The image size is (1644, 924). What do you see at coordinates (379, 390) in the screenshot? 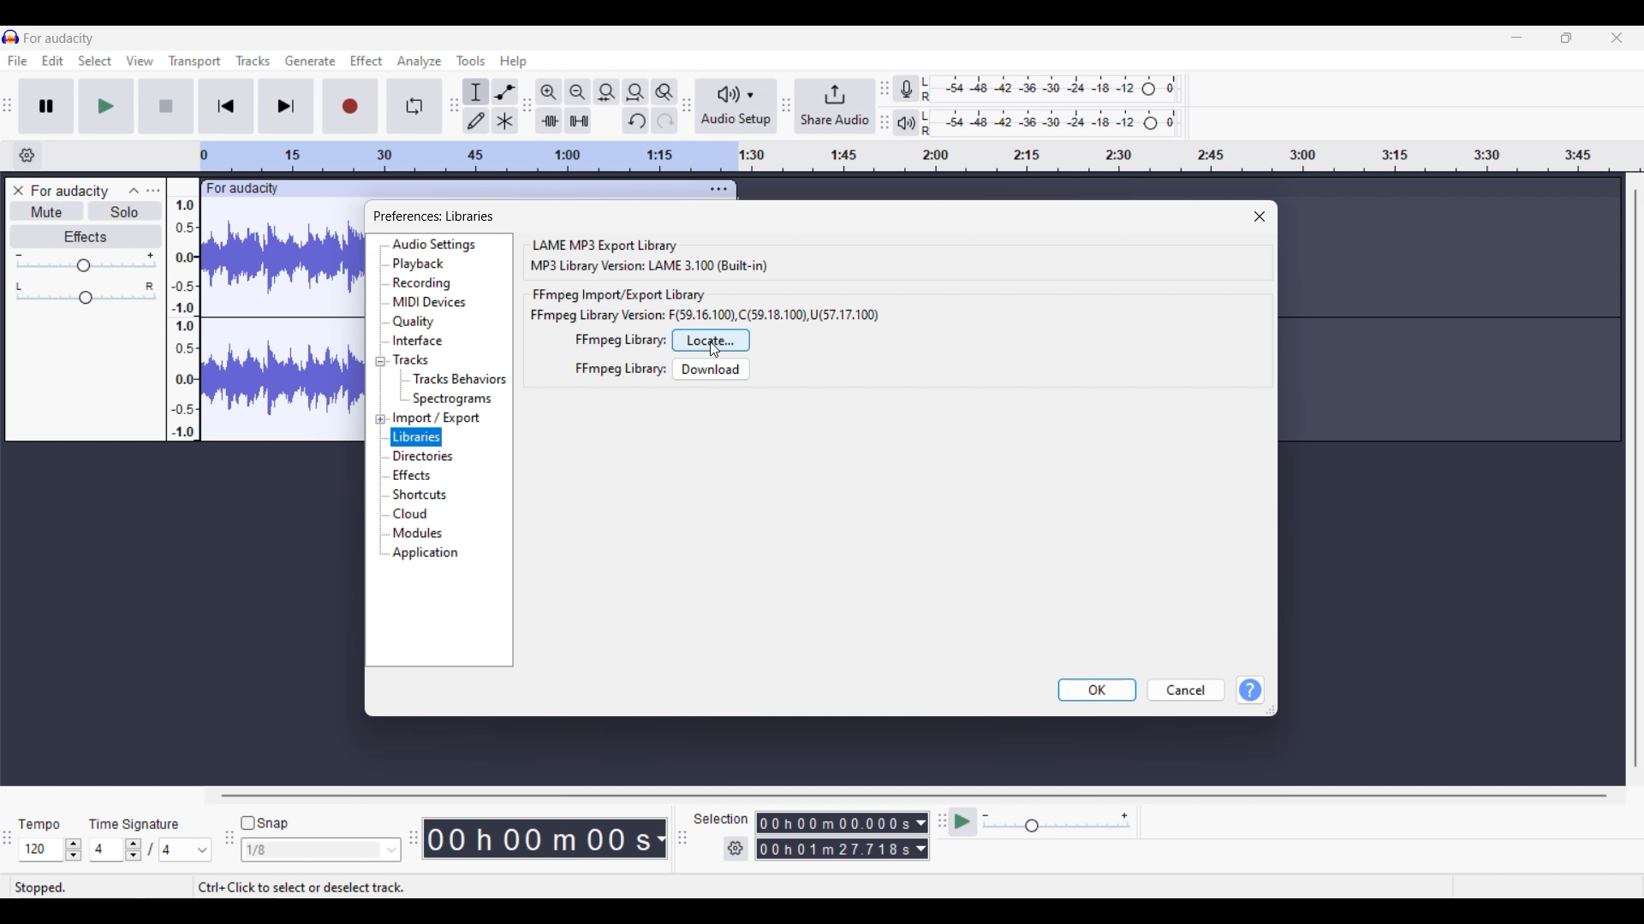
I see `expand menu` at bounding box center [379, 390].